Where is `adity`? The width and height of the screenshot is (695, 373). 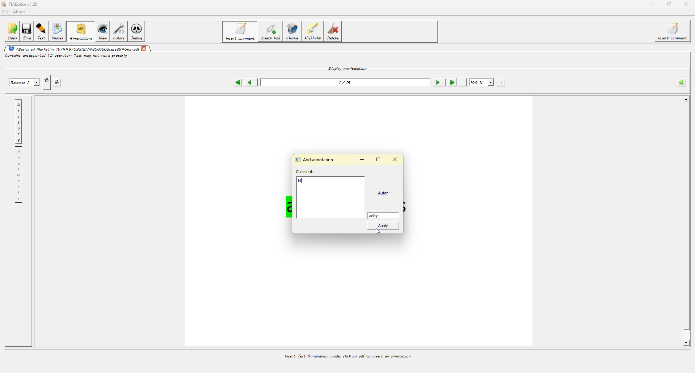
adity is located at coordinates (379, 215).